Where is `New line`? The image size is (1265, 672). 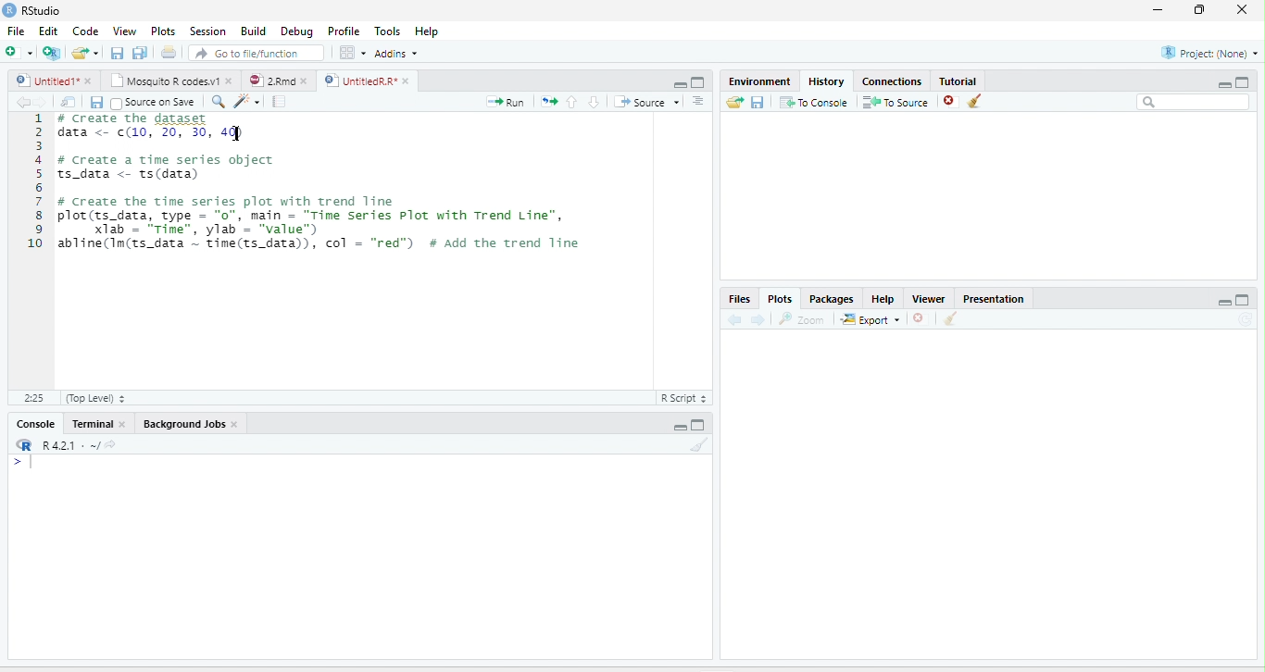
New line is located at coordinates (23, 463).